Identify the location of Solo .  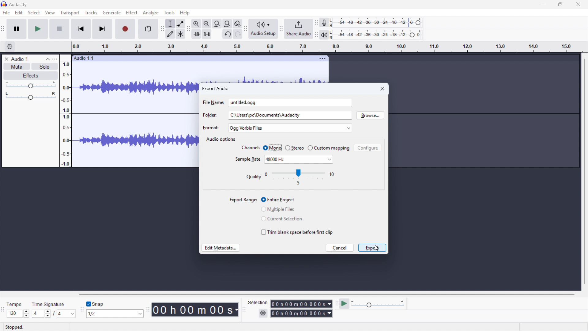
(44, 67).